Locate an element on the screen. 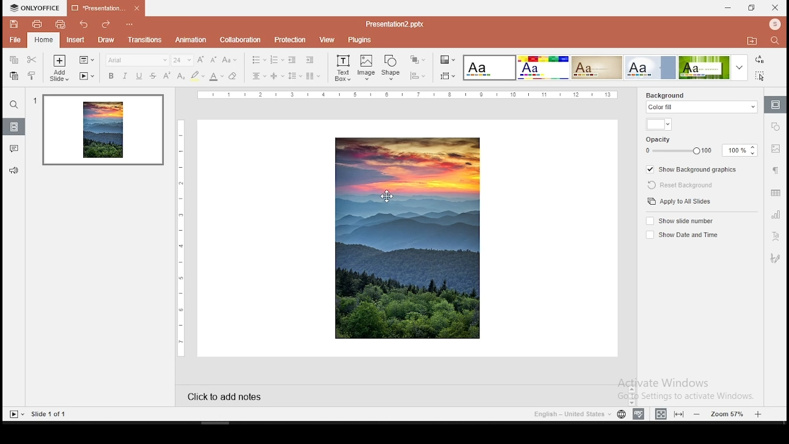 This screenshot has width=789, height=444. superscript is located at coordinates (166, 75).